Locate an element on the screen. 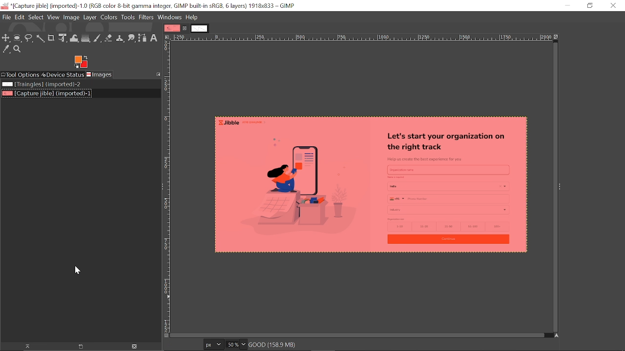 The height and width of the screenshot is (351, 625). Minimize is located at coordinates (567, 6).